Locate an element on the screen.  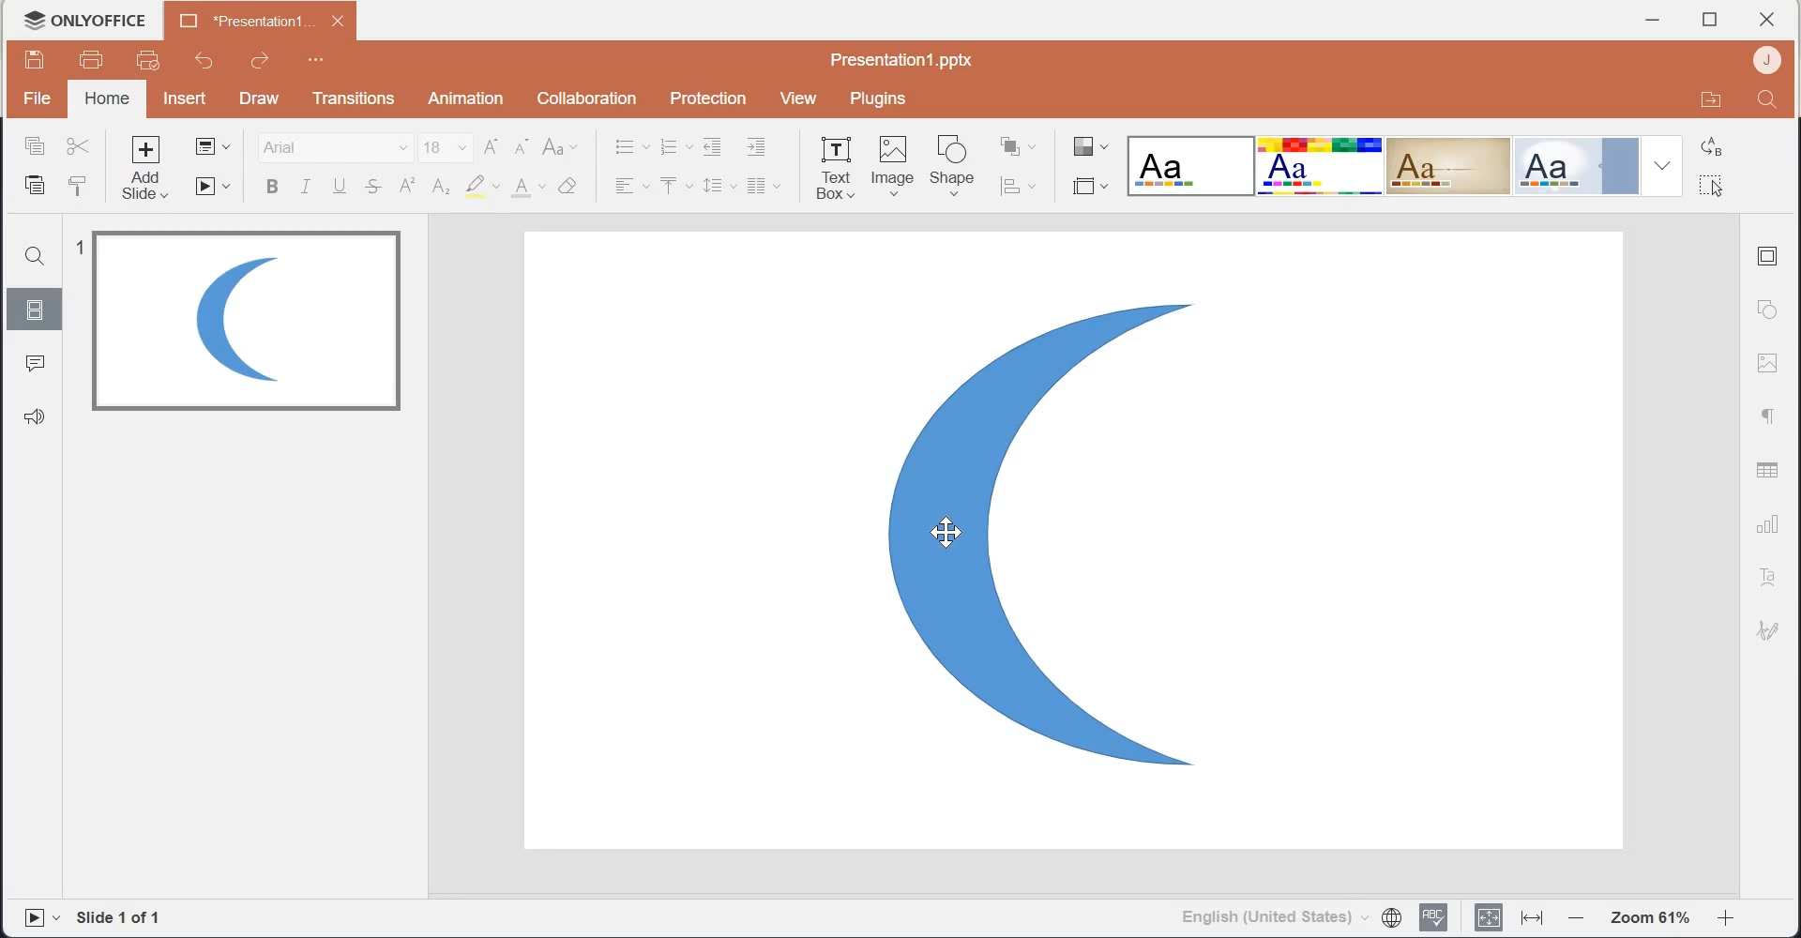
Print file is located at coordinates (94, 61).